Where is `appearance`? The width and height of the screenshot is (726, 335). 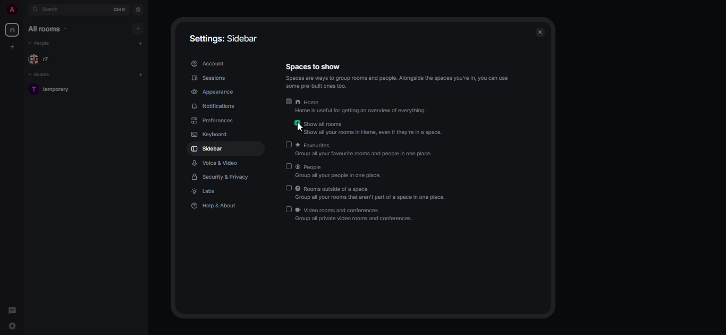
appearance is located at coordinates (214, 93).